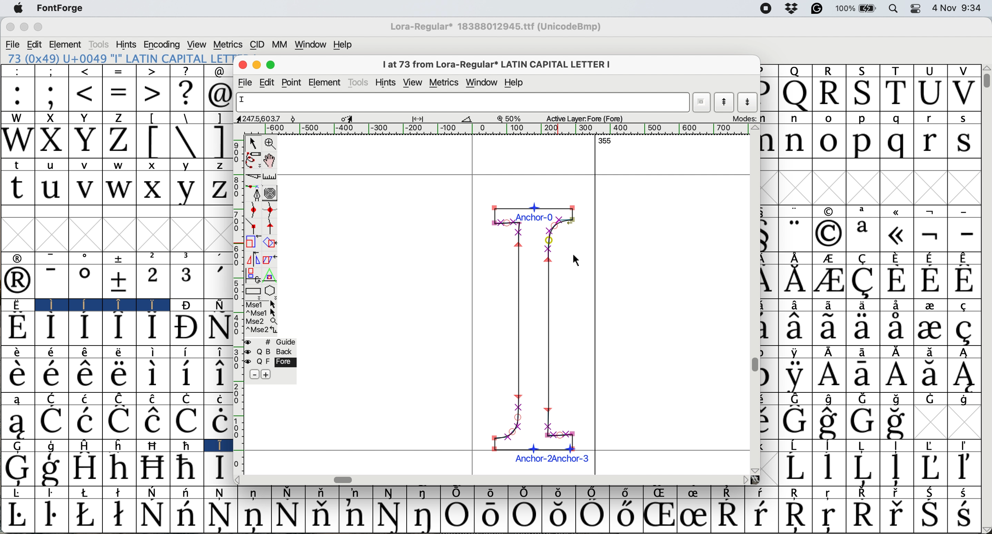 The width and height of the screenshot is (992, 534). What do you see at coordinates (218, 282) in the screenshot?
I see `'` at bounding box center [218, 282].